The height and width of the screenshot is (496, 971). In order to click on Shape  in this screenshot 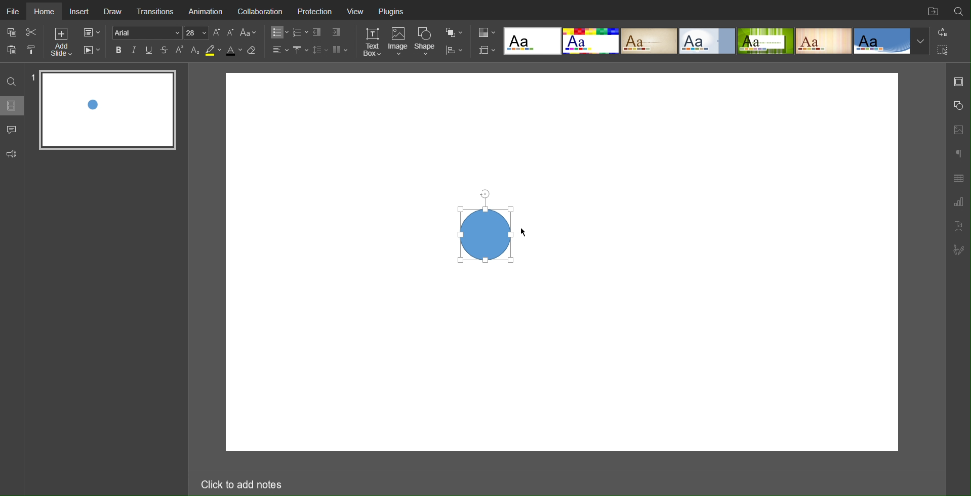, I will do `click(427, 41)`.